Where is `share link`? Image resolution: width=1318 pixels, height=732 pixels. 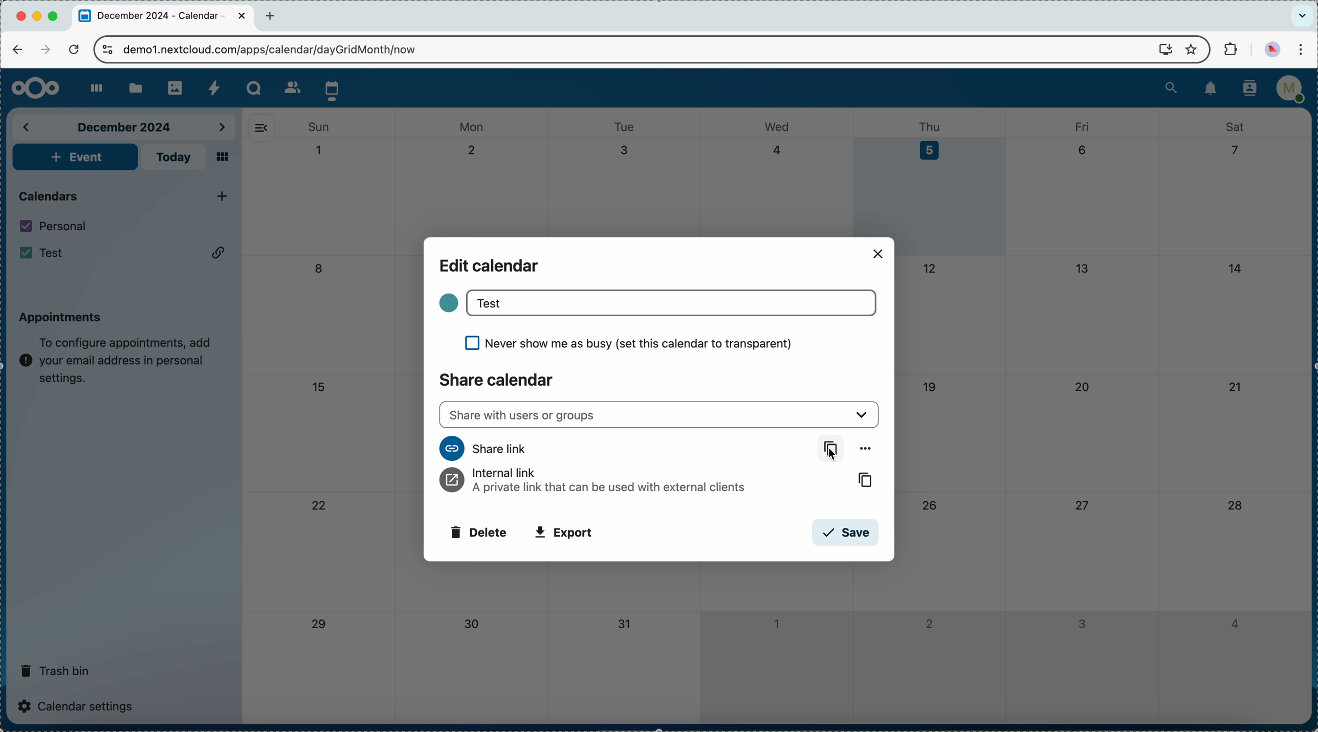
share link is located at coordinates (484, 448).